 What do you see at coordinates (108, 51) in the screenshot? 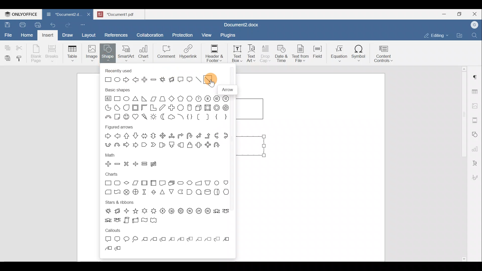
I see `Shape` at bounding box center [108, 51].